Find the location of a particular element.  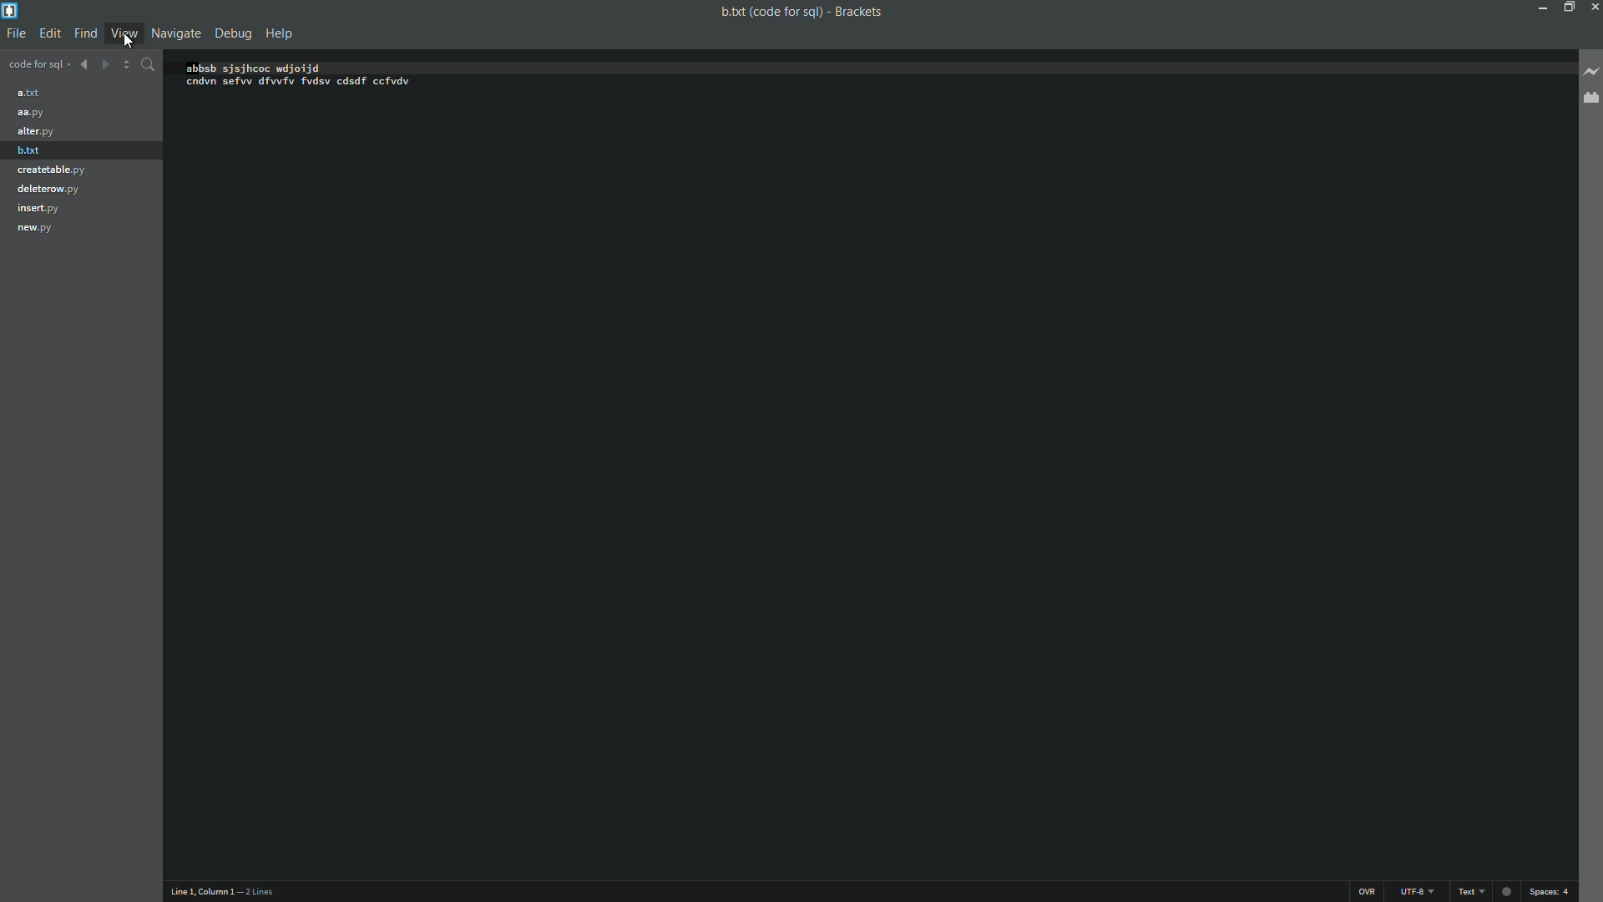

Cursor position is located at coordinates (196, 893).